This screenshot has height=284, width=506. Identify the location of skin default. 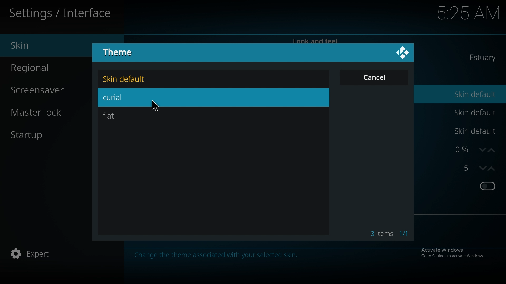
(474, 113).